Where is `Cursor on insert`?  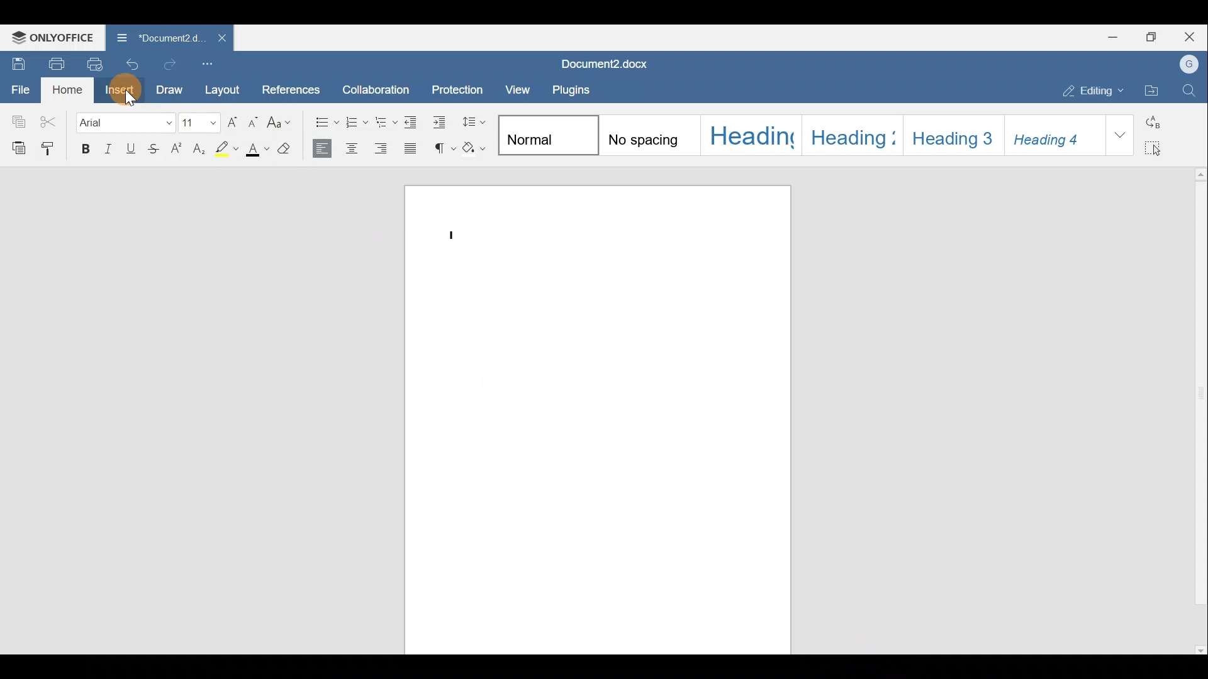 Cursor on insert is located at coordinates (130, 94).